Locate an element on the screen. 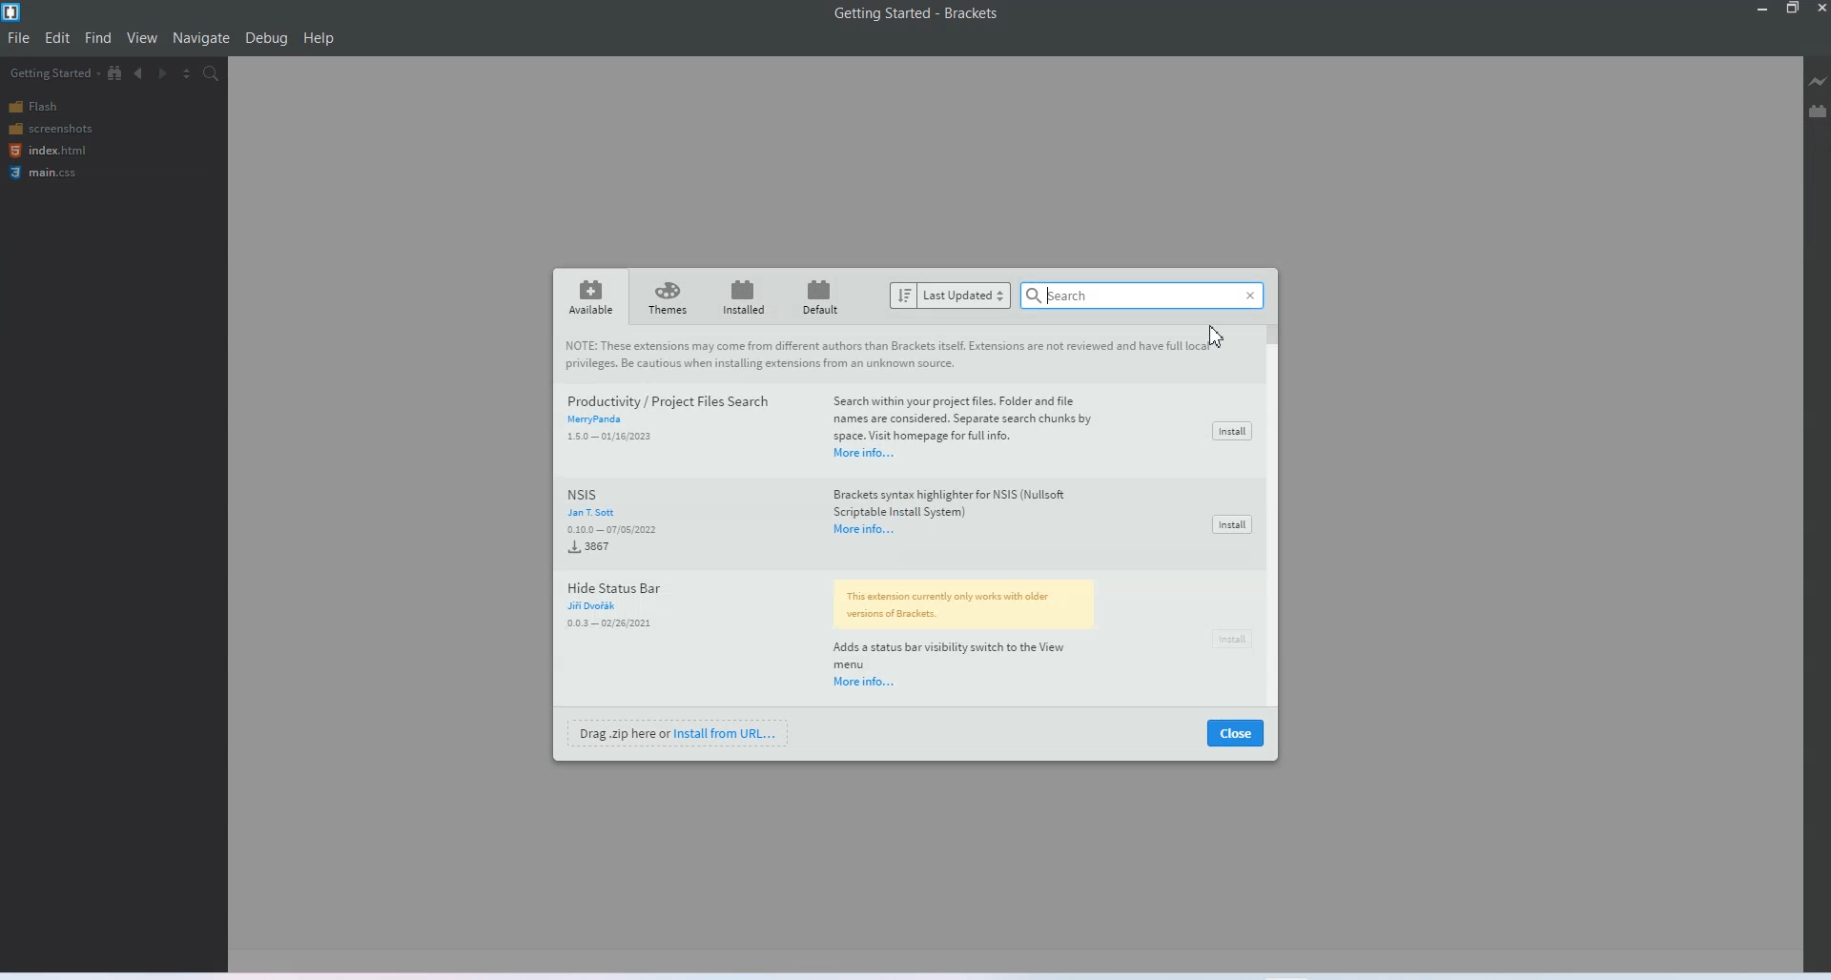 The height and width of the screenshot is (980, 1831). Search bar is located at coordinates (1142, 296).